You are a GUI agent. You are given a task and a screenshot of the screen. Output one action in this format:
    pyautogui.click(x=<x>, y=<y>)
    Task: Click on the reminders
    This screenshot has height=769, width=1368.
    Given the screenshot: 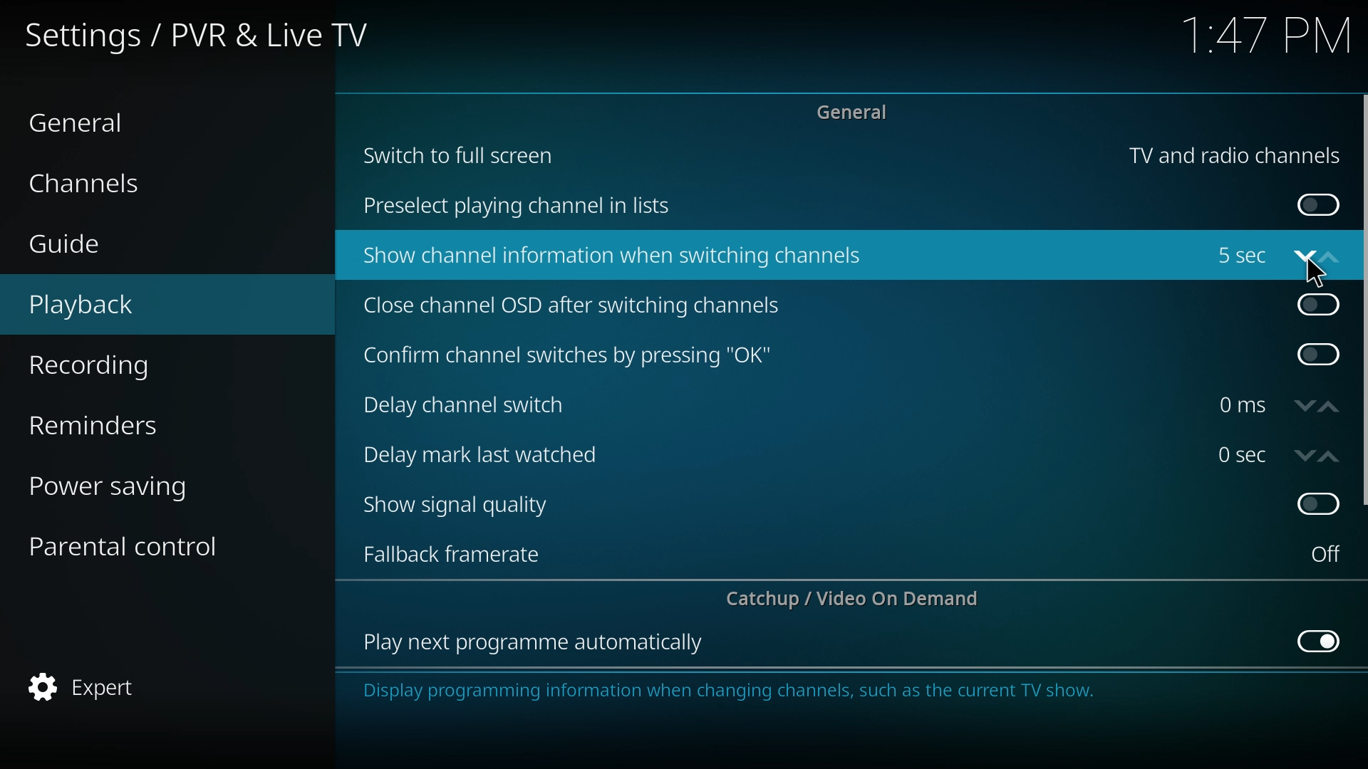 What is the action you would take?
    pyautogui.click(x=128, y=422)
    